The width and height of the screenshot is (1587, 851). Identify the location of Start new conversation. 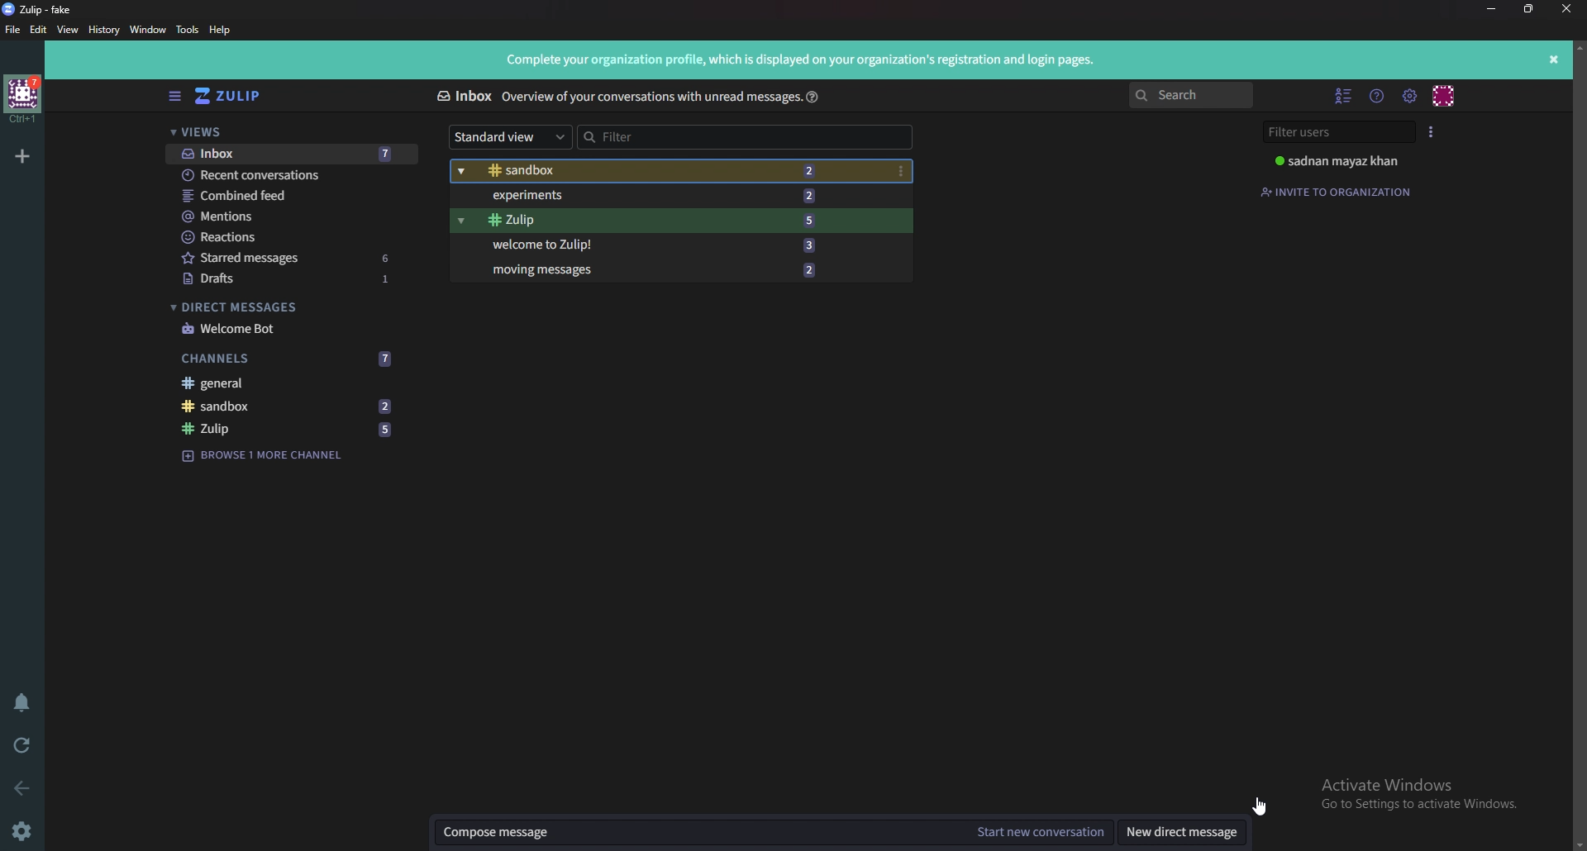
(1037, 833).